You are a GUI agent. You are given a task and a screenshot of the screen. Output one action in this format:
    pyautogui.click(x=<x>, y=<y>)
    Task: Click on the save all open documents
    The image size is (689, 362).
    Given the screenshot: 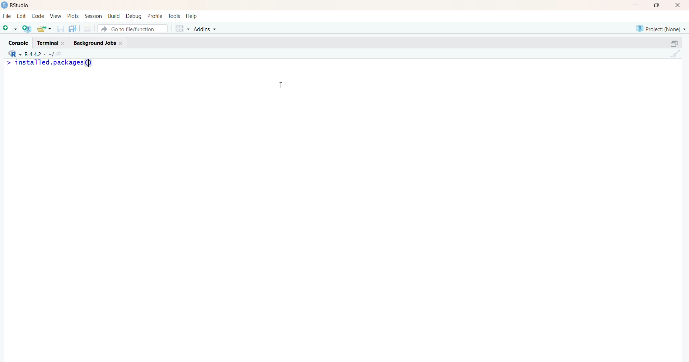 What is the action you would take?
    pyautogui.click(x=72, y=29)
    